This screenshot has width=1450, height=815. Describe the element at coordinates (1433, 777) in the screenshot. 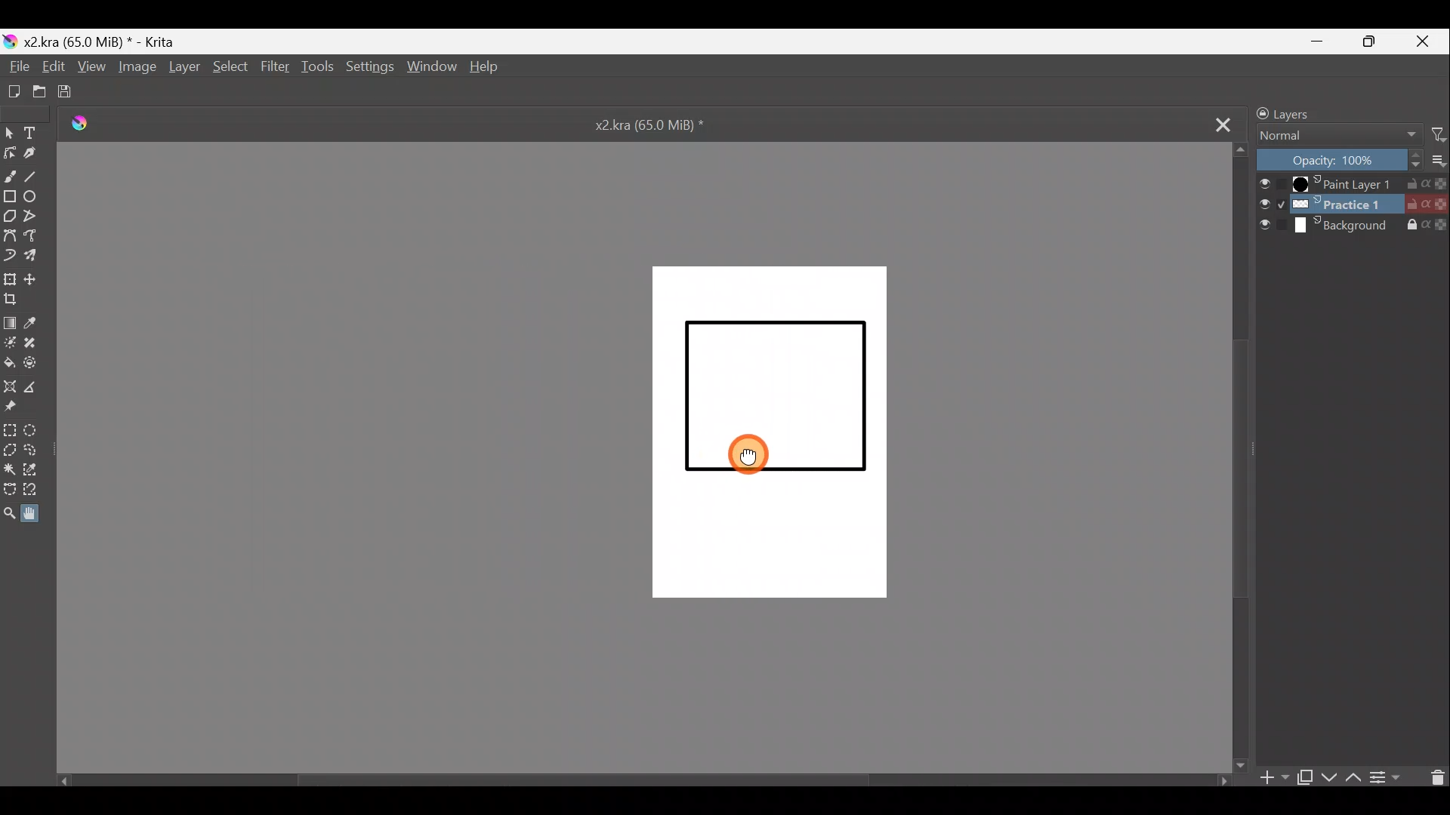

I see `Delete a layer` at that location.